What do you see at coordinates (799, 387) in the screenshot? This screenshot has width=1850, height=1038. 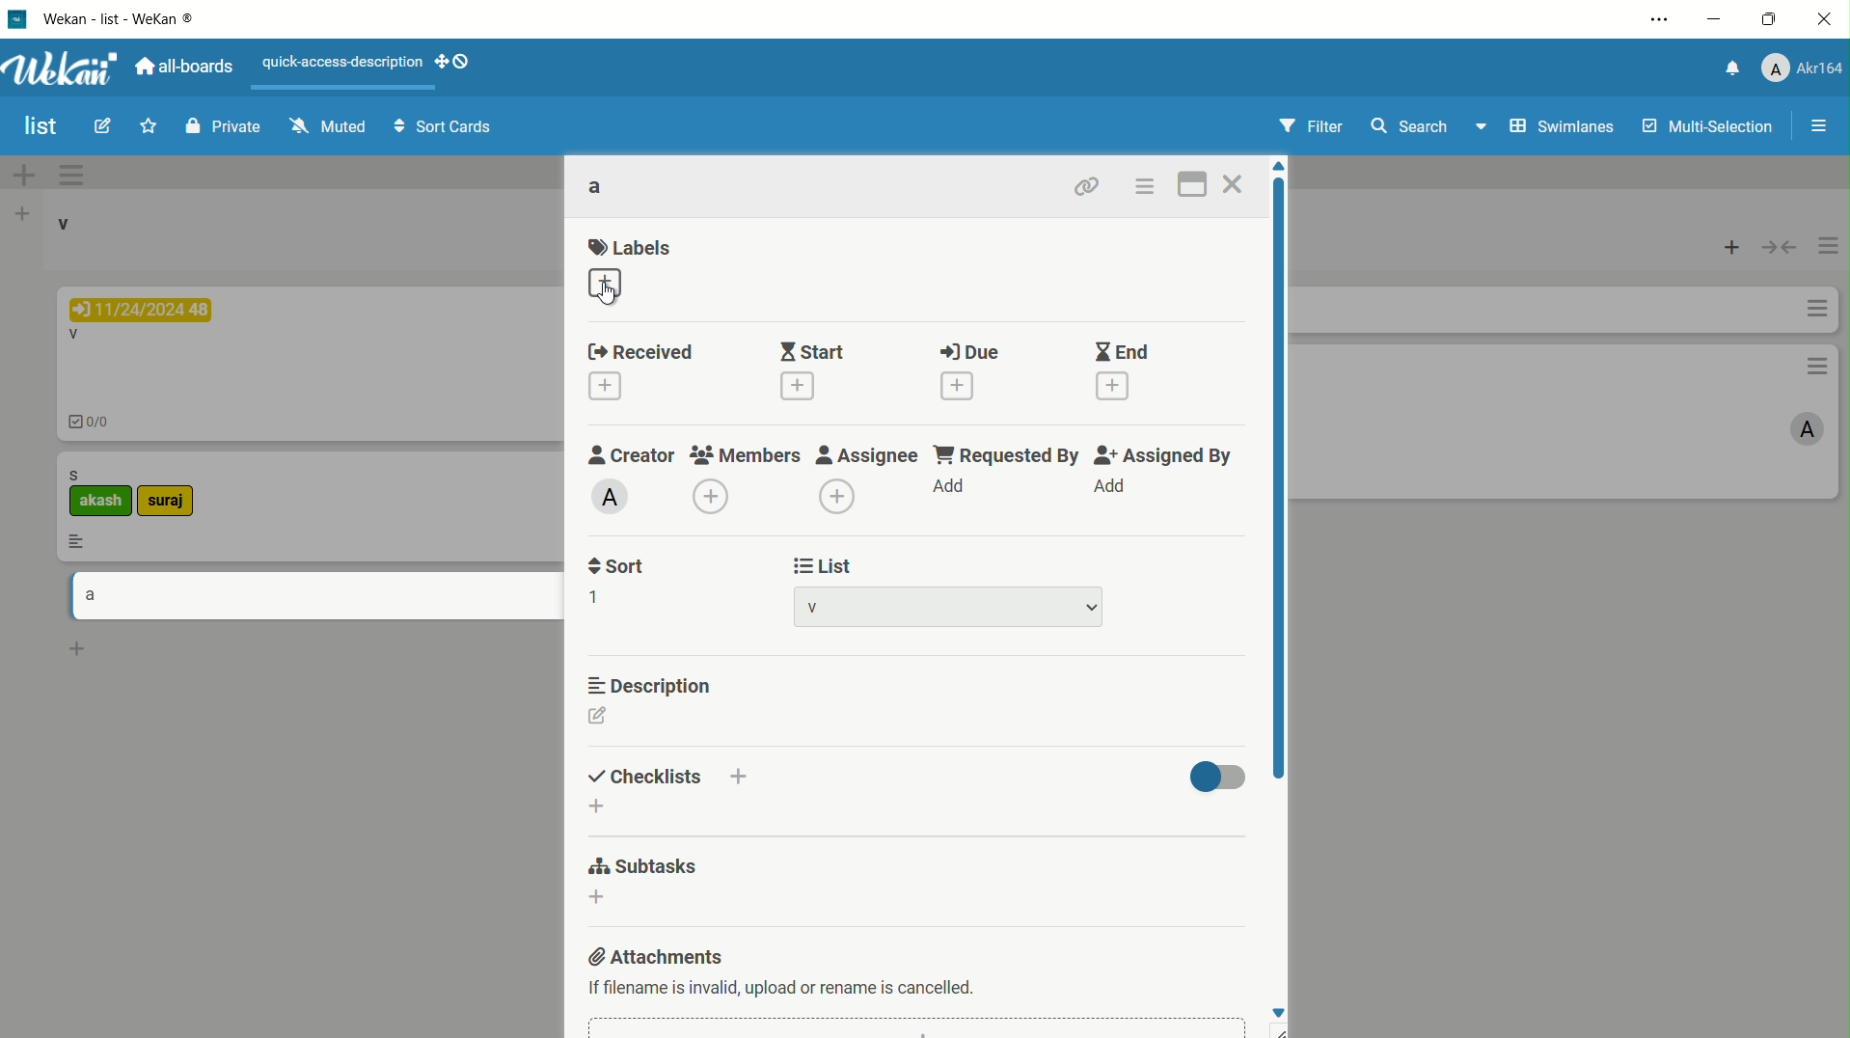 I see `add start date` at bounding box center [799, 387].